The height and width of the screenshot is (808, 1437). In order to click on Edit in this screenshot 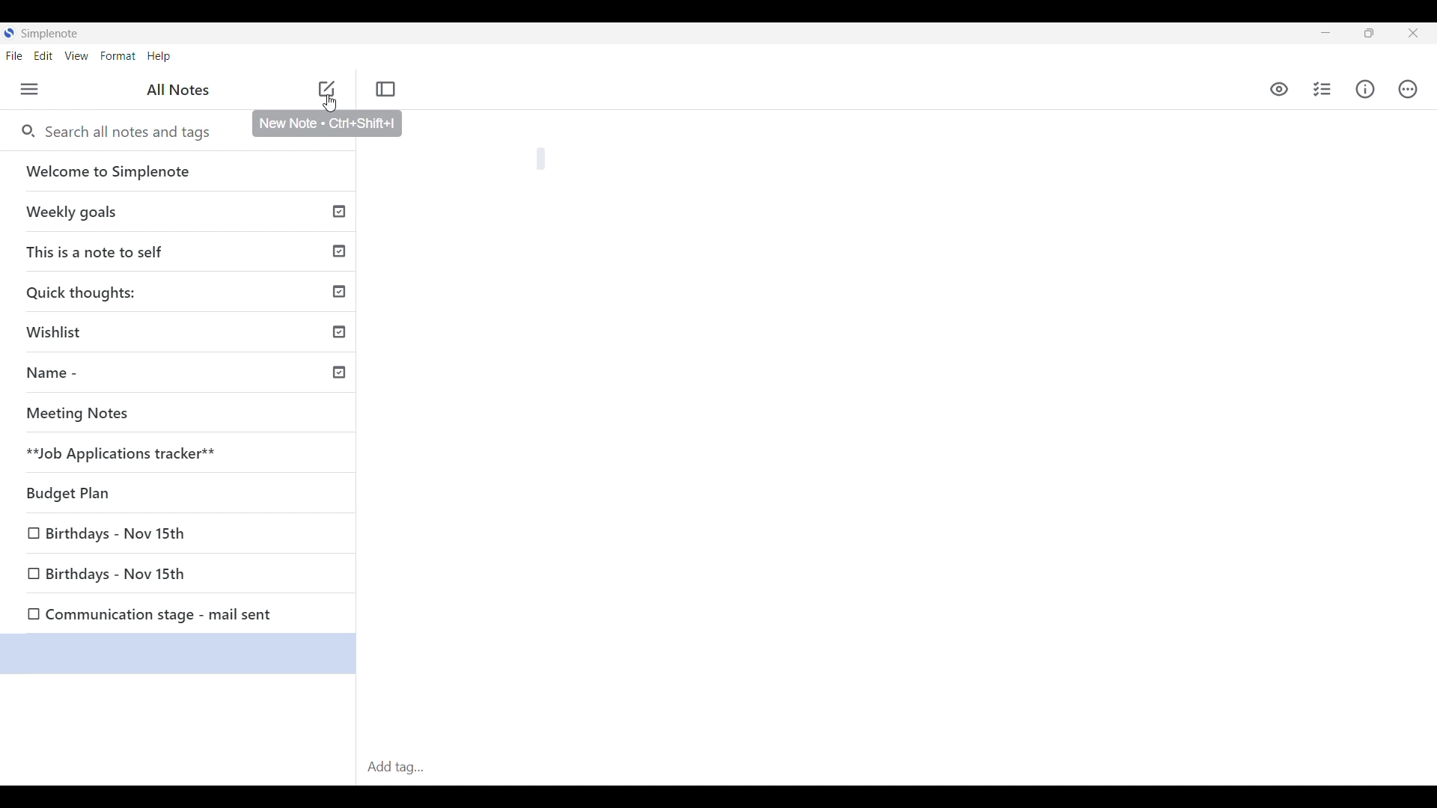, I will do `click(43, 56)`.